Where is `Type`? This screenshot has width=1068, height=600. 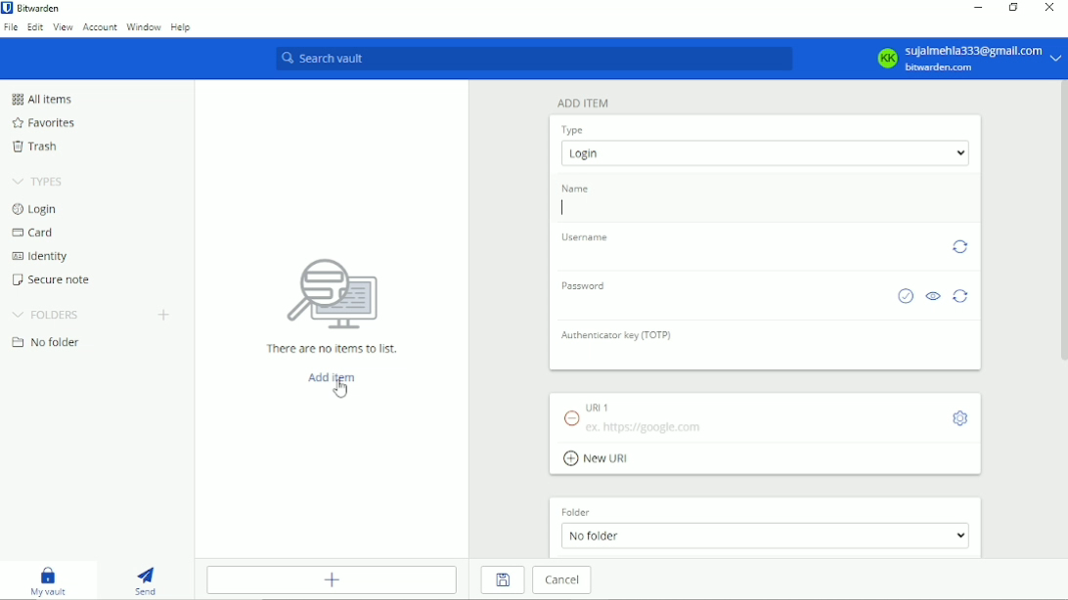
Type is located at coordinates (573, 129).